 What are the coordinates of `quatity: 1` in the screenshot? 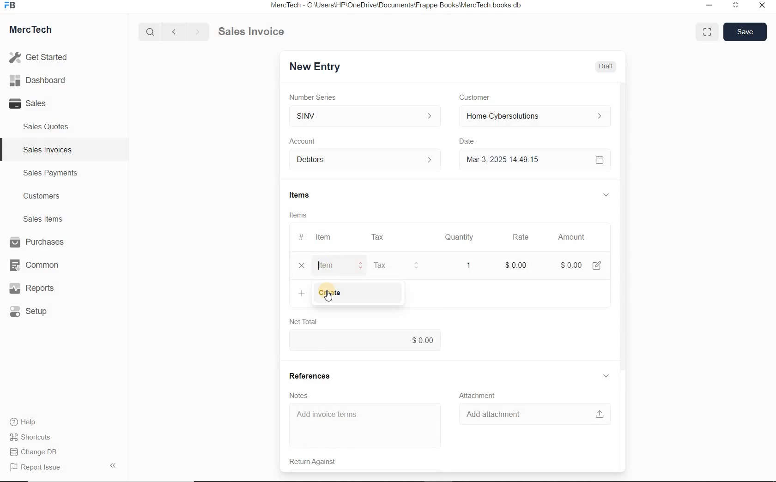 It's located at (467, 265).